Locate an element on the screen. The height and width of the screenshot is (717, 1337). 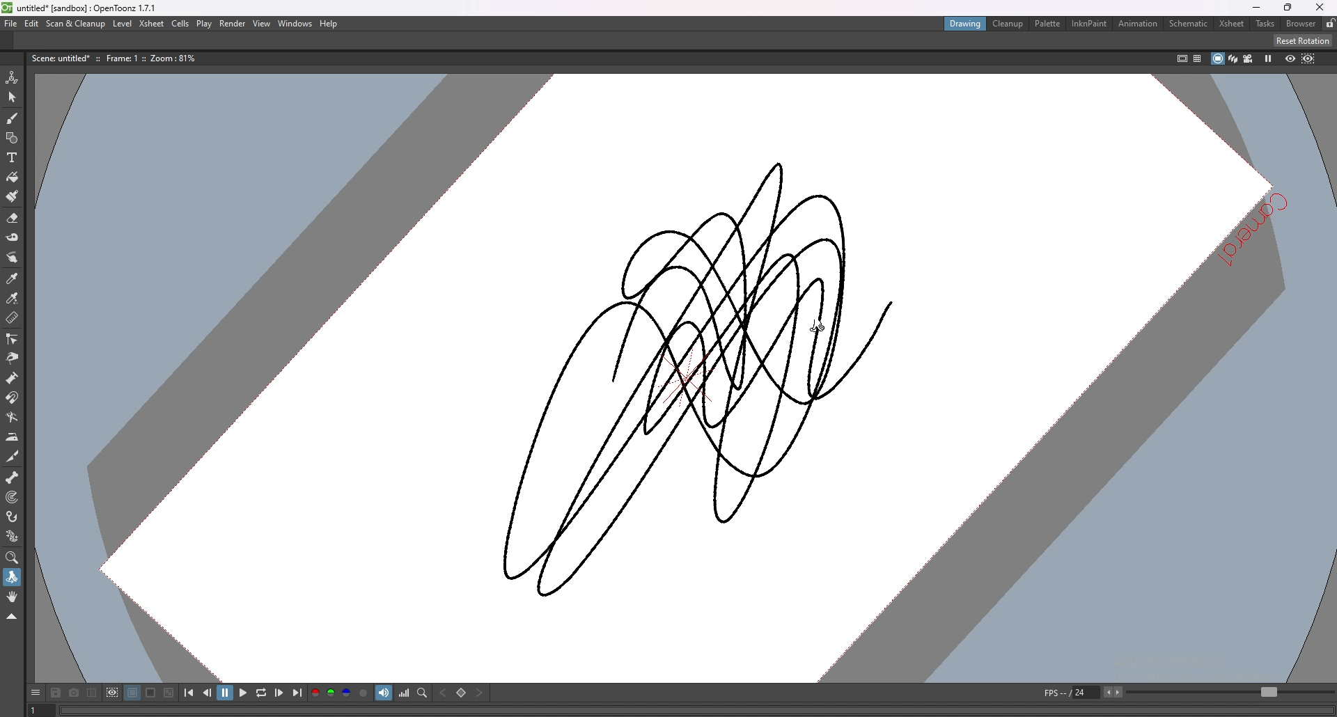
scan and cleanup is located at coordinates (75, 24).